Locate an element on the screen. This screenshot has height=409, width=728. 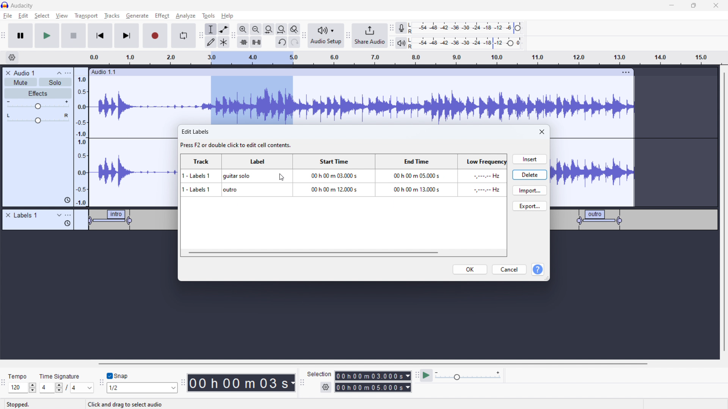
timeline is located at coordinates (419, 58).